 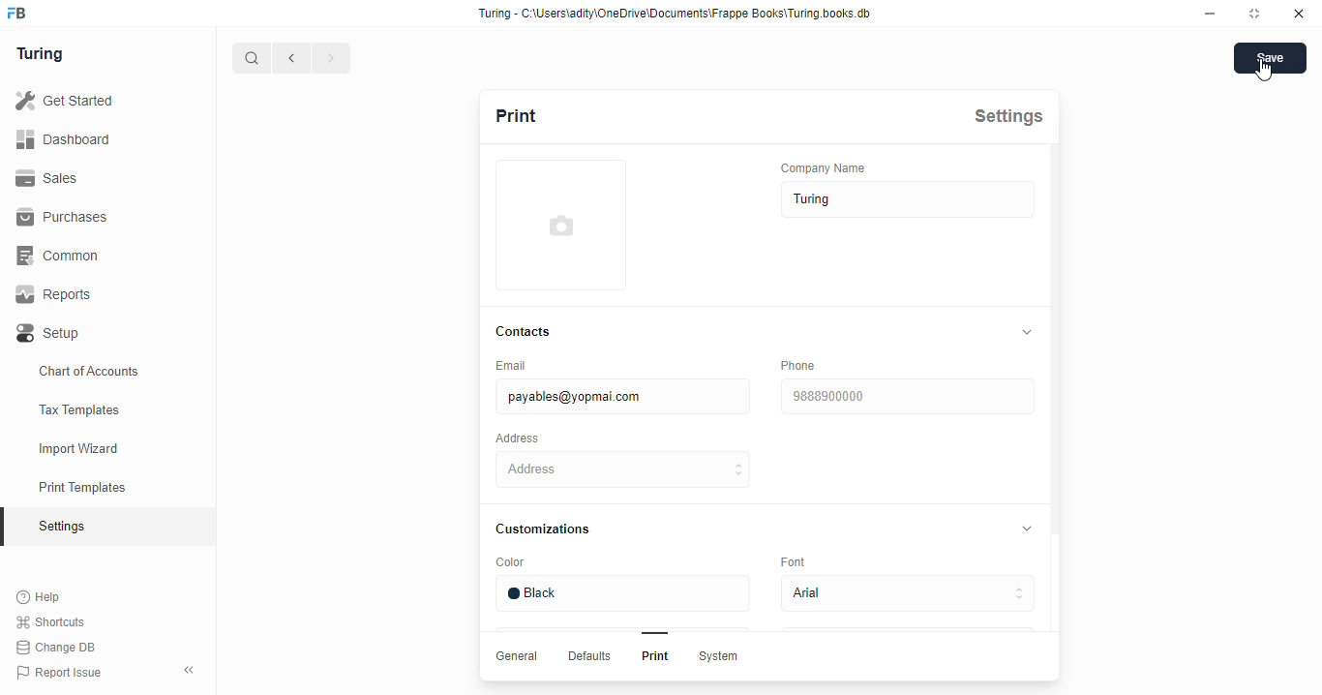 I want to click on Purchases, so click(x=62, y=217).